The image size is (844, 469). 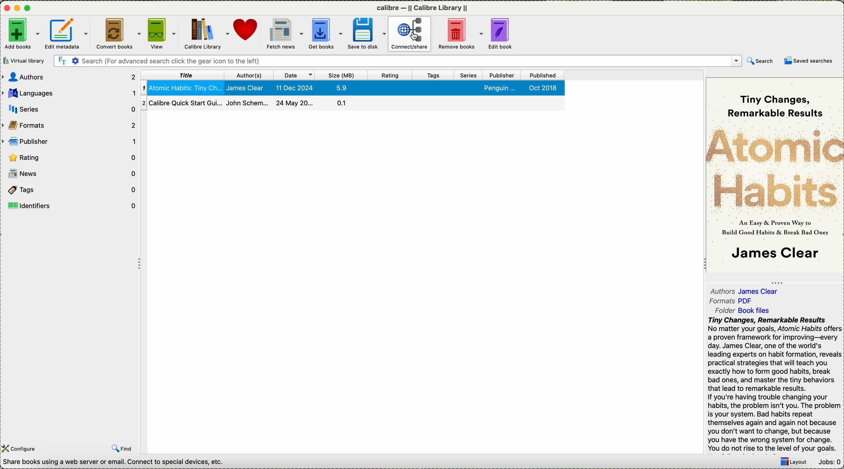 What do you see at coordinates (469, 75) in the screenshot?
I see `series` at bounding box center [469, 75].